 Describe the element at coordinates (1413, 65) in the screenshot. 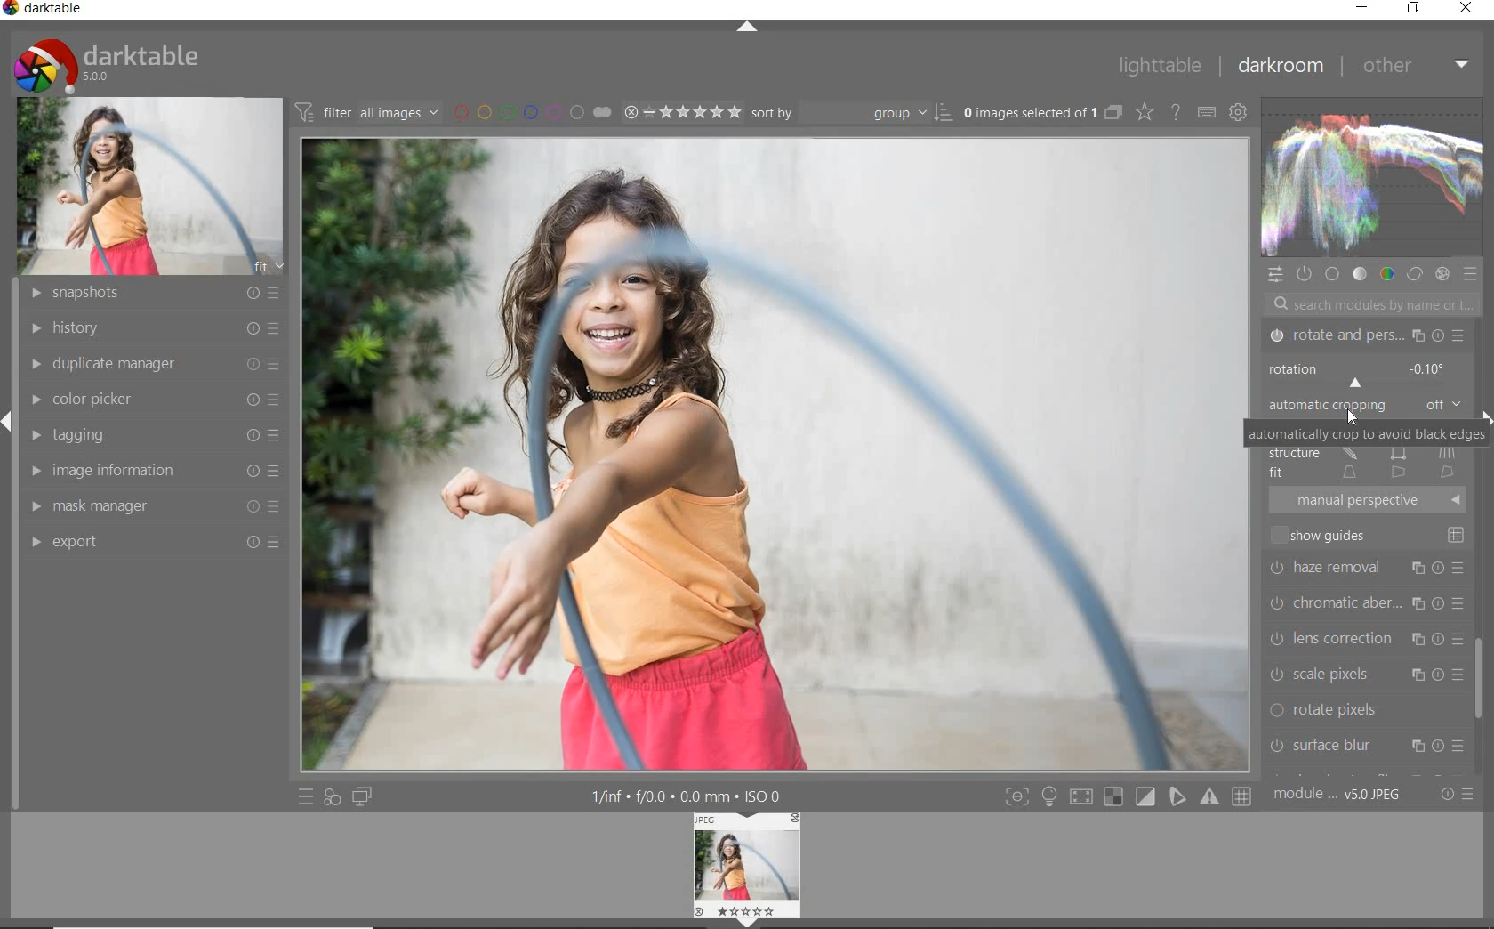

I see `other` at that location.